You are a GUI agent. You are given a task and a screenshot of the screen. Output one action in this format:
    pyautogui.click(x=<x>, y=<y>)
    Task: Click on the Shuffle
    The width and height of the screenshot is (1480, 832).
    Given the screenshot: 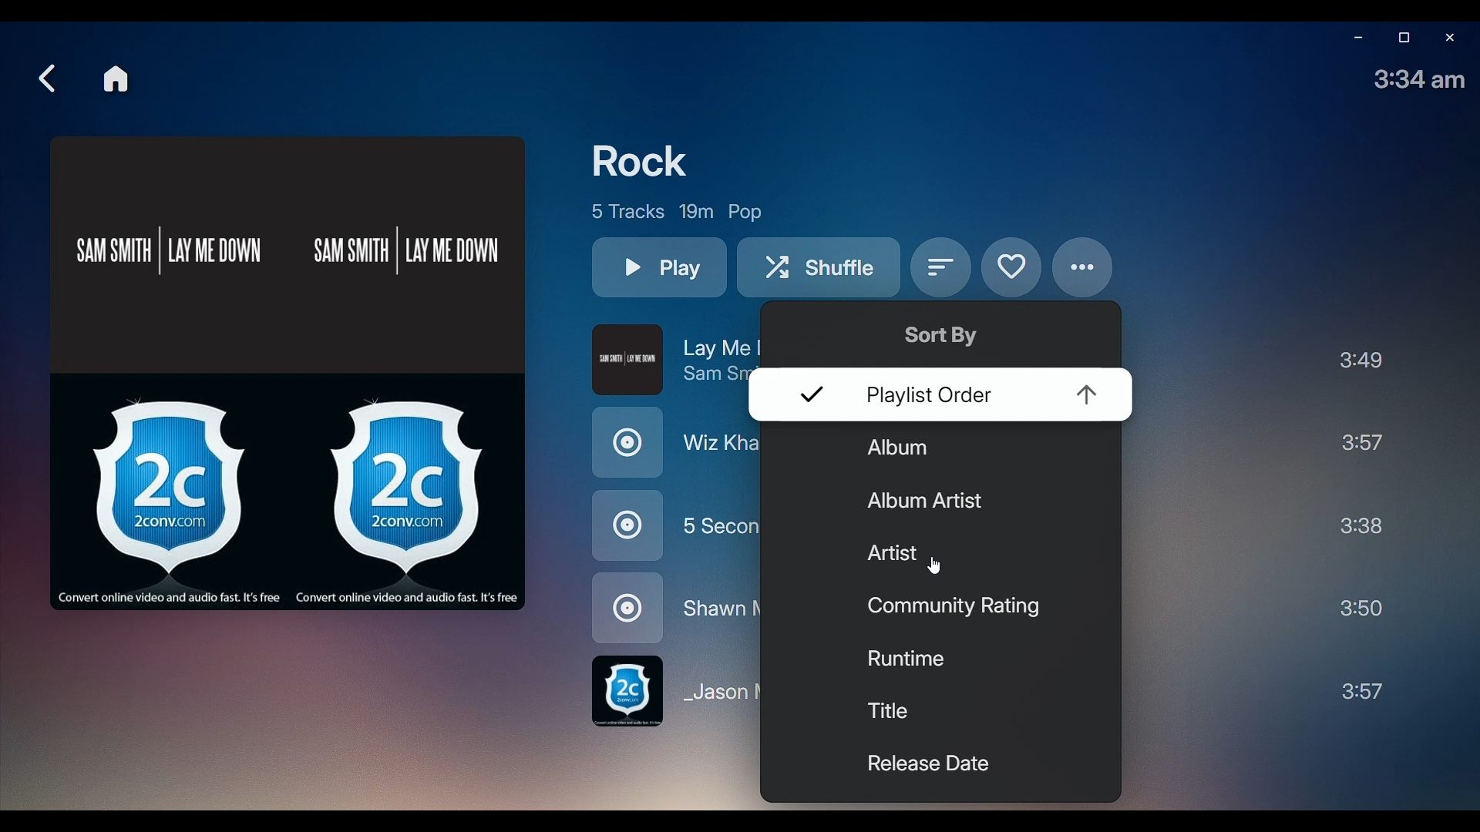 What is the action you would take?
    pyautogui.click(x=821, y=270)
    